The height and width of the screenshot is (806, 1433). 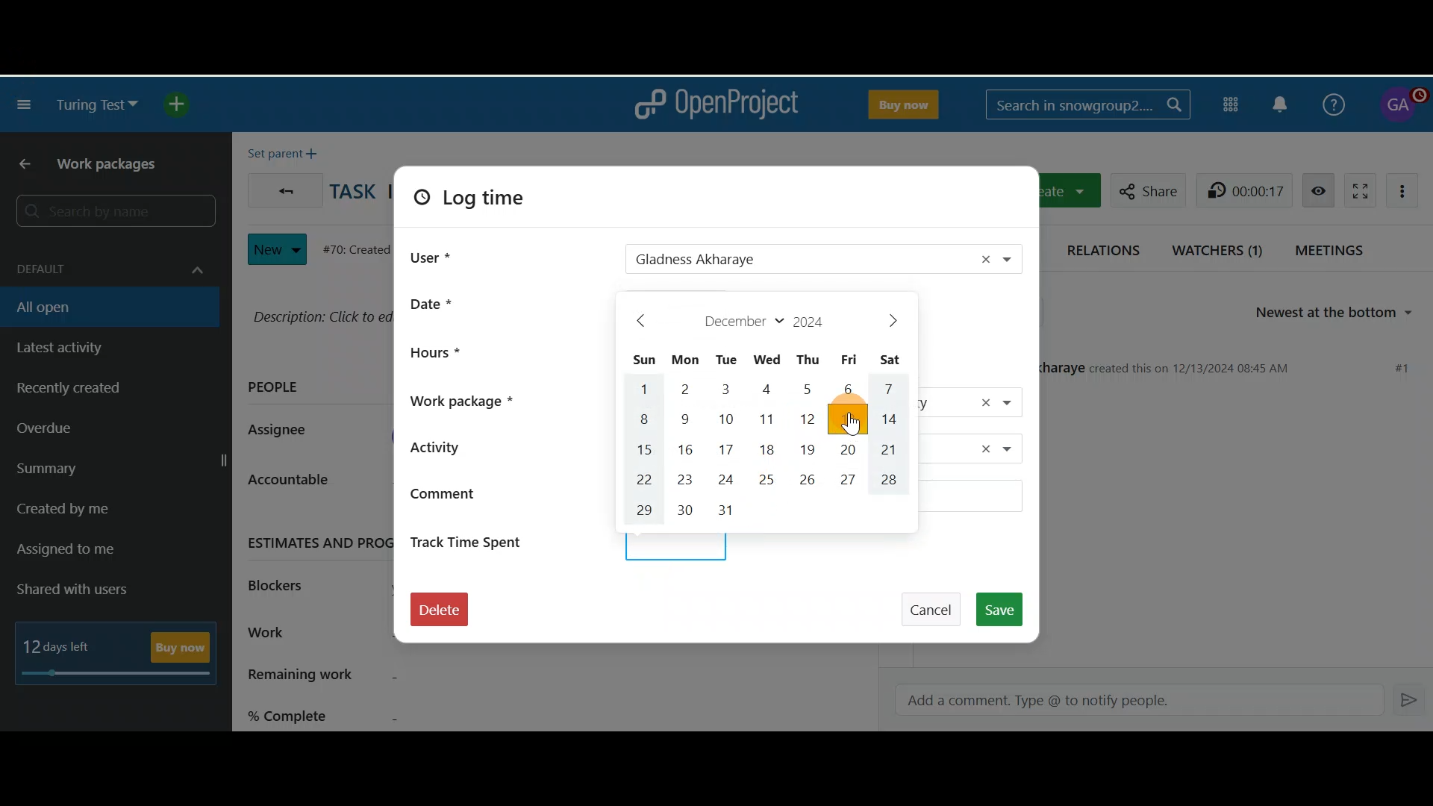 I want to click on OpenProject, so click(x=716, y=104).